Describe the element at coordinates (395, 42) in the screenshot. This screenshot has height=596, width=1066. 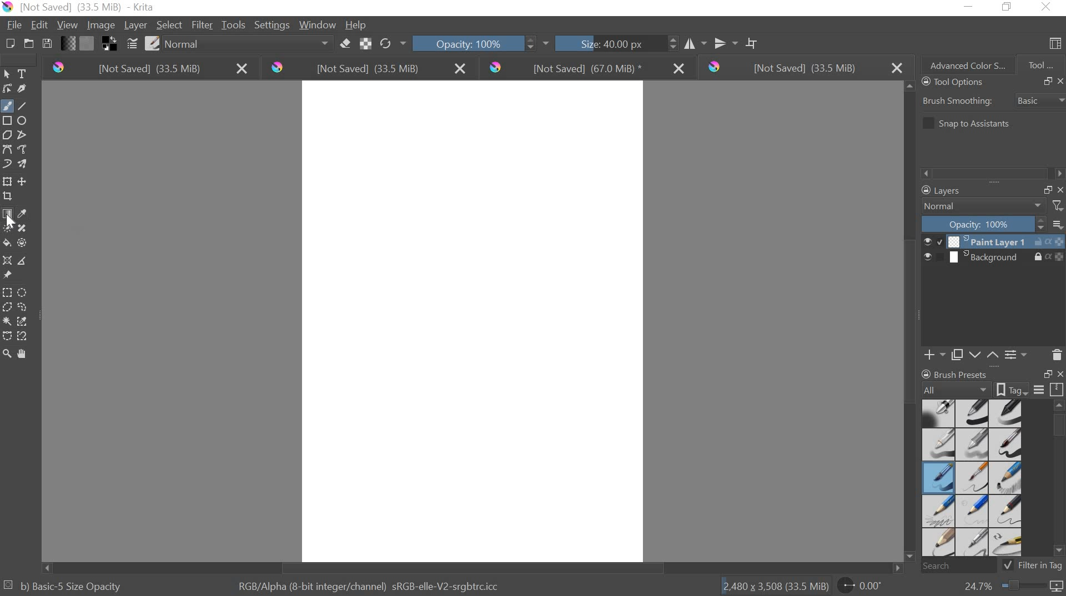
I see `RELOAD ORIGINAL PRESET` at that location.